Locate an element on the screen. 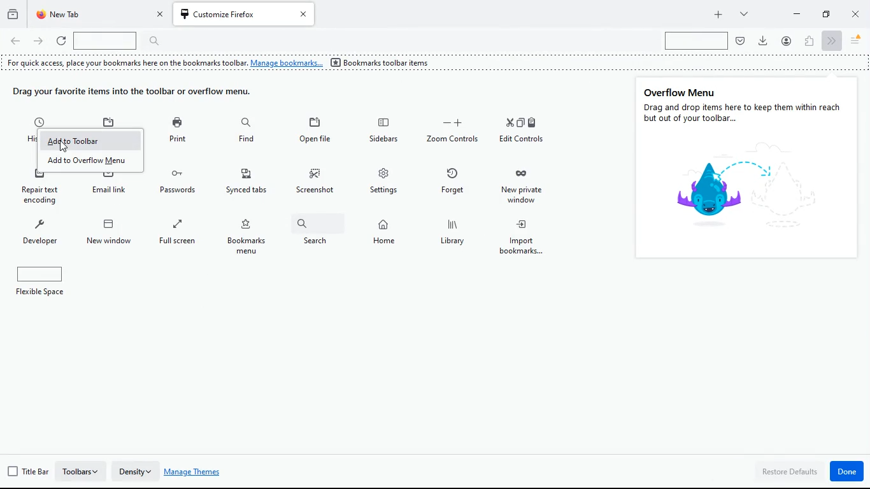  maximize is located at coordinates (824, 13).